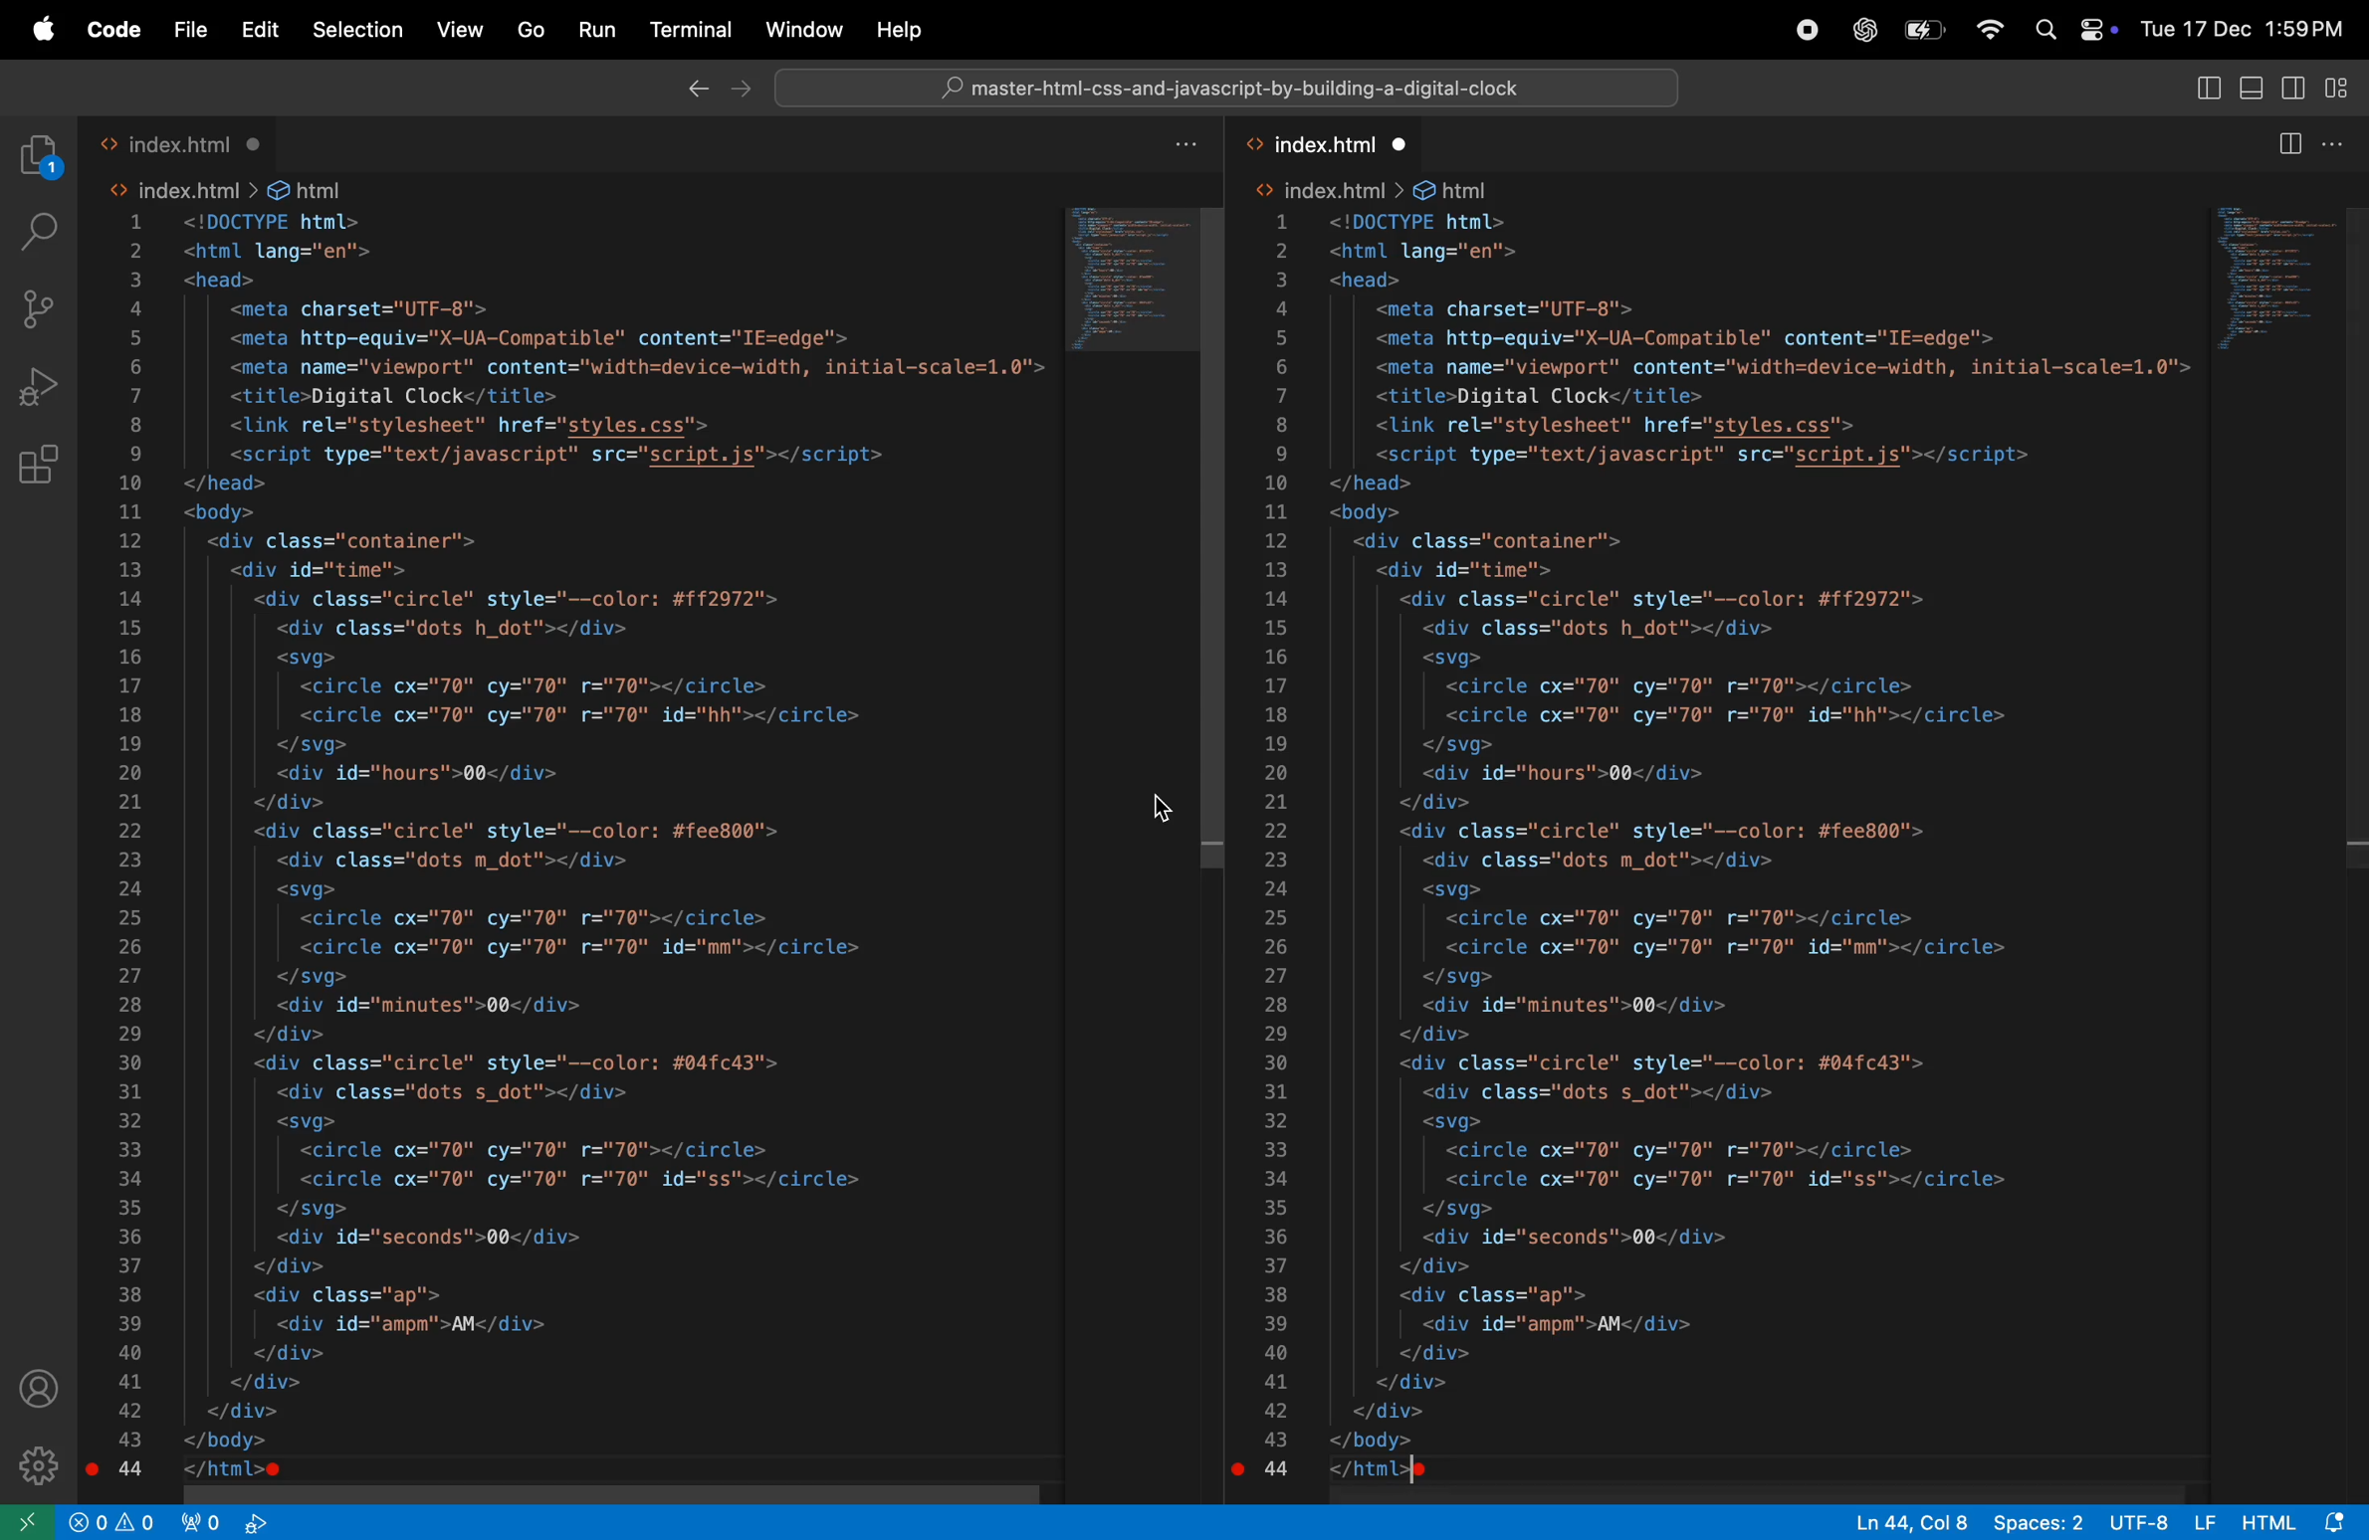  I want to click on apple menu, so click(41, 32).